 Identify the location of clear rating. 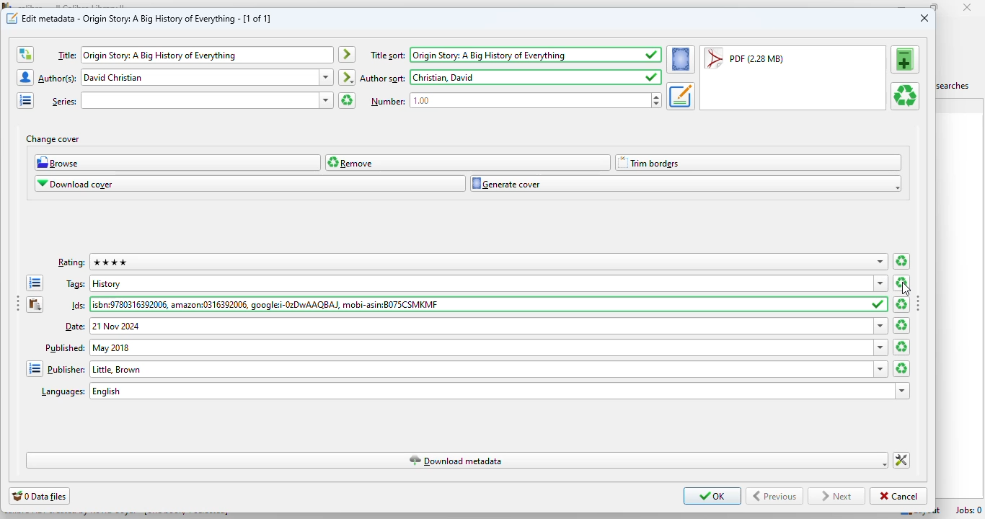
(901, 261).